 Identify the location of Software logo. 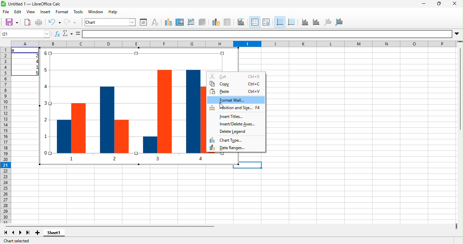
(3, 4).